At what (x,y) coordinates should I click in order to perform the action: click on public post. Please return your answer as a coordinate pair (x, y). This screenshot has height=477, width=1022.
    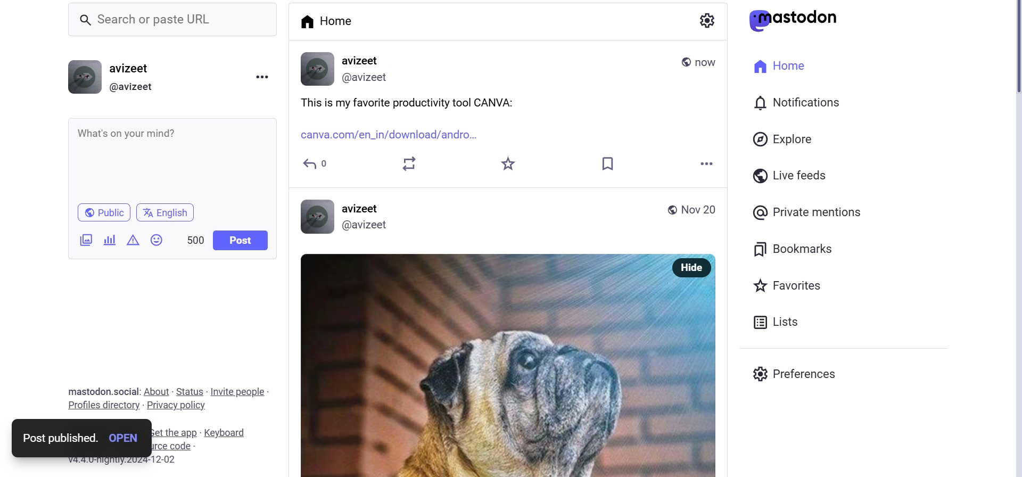
    Looking at the image, I should click on (681, 61).